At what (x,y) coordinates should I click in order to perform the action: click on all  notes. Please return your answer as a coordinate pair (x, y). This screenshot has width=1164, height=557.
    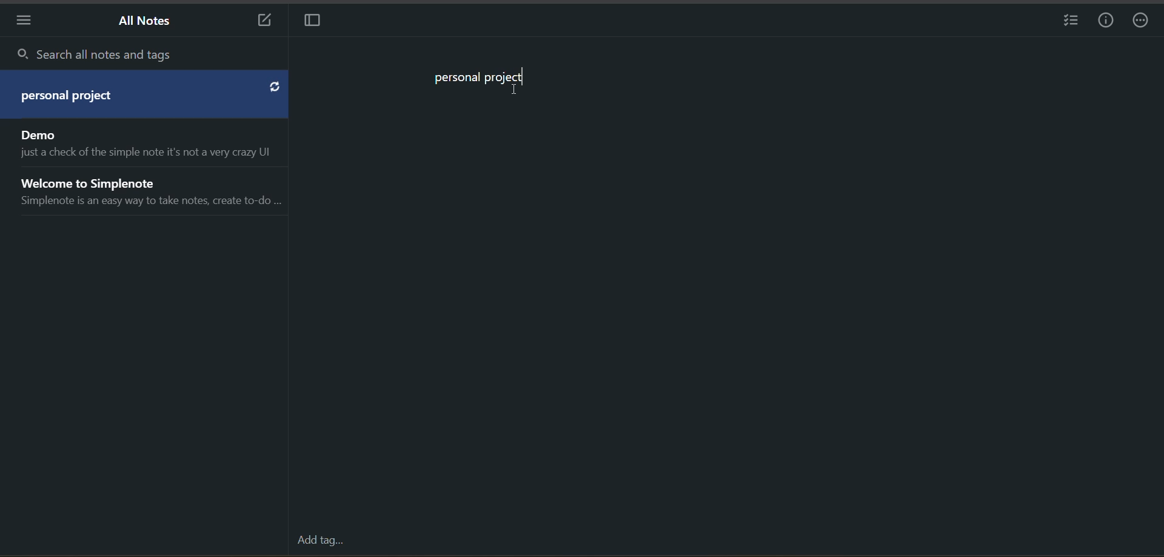
    Looking at the image, I should click on (145, 171).